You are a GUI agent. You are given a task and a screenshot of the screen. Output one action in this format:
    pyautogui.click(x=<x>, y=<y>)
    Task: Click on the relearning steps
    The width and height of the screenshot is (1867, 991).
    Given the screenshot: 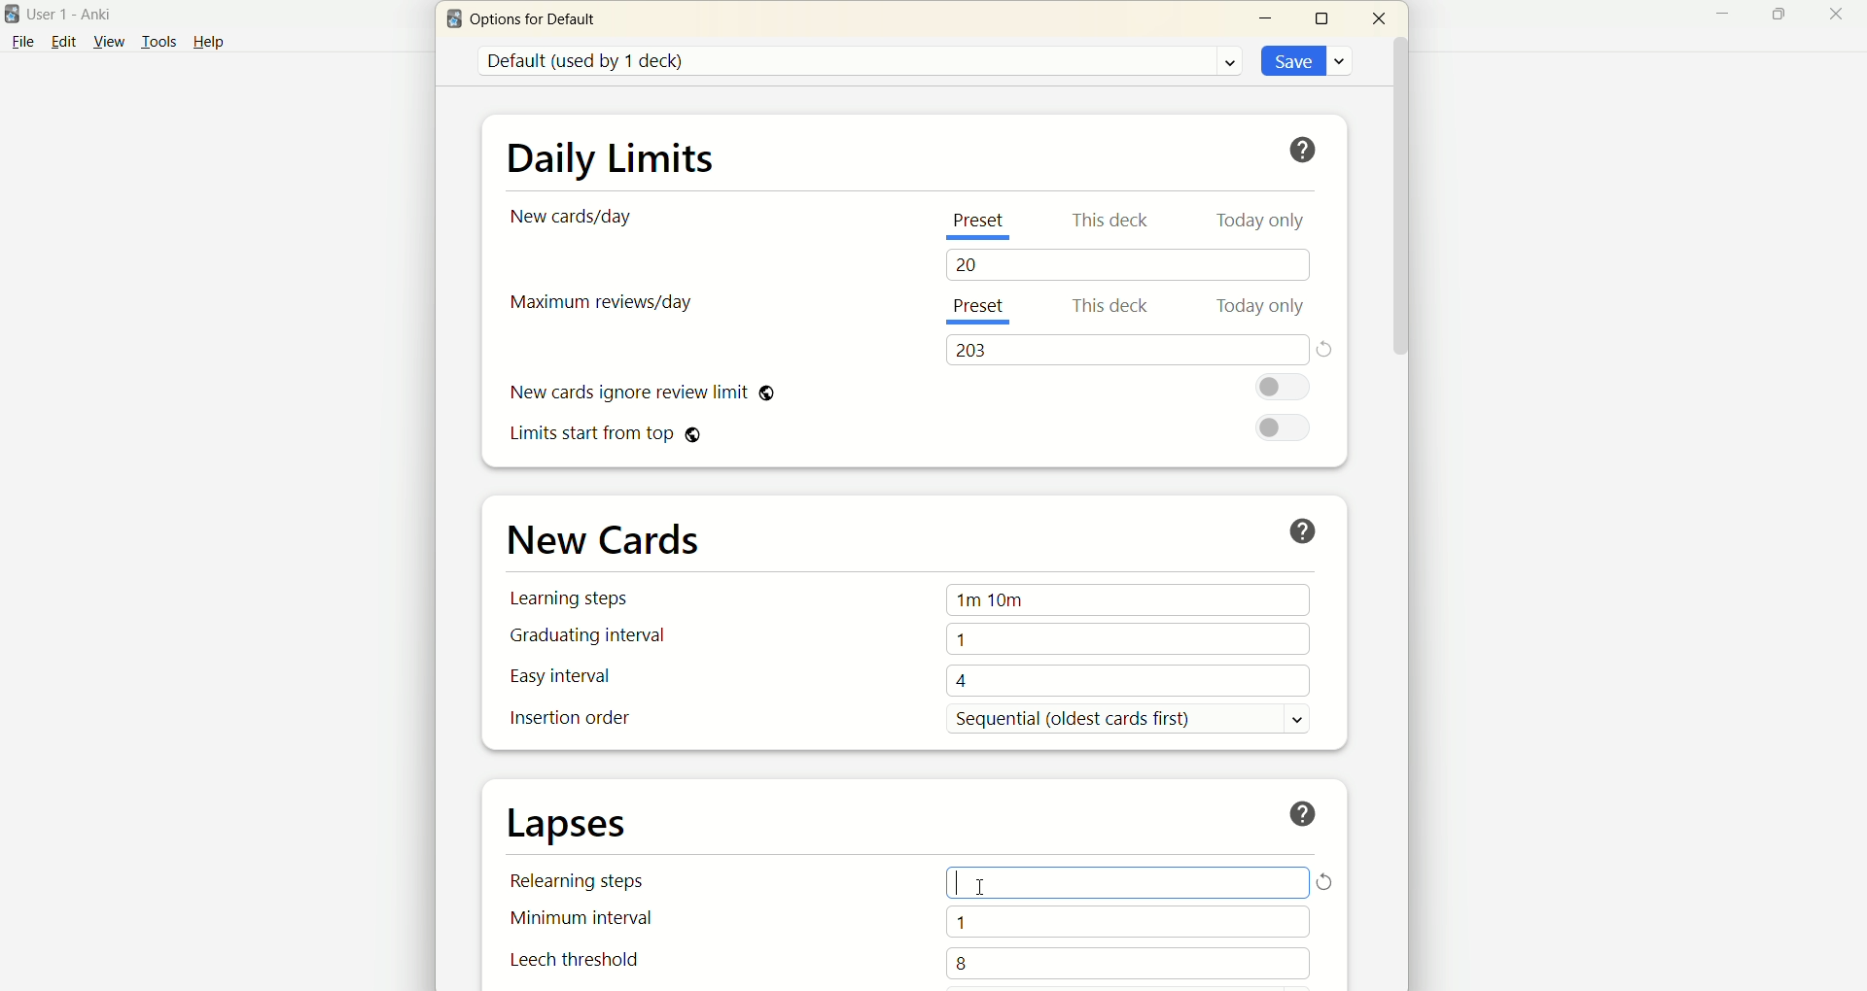 What is the action you would take?
    pyautogui.click(x=584, y=886)
    